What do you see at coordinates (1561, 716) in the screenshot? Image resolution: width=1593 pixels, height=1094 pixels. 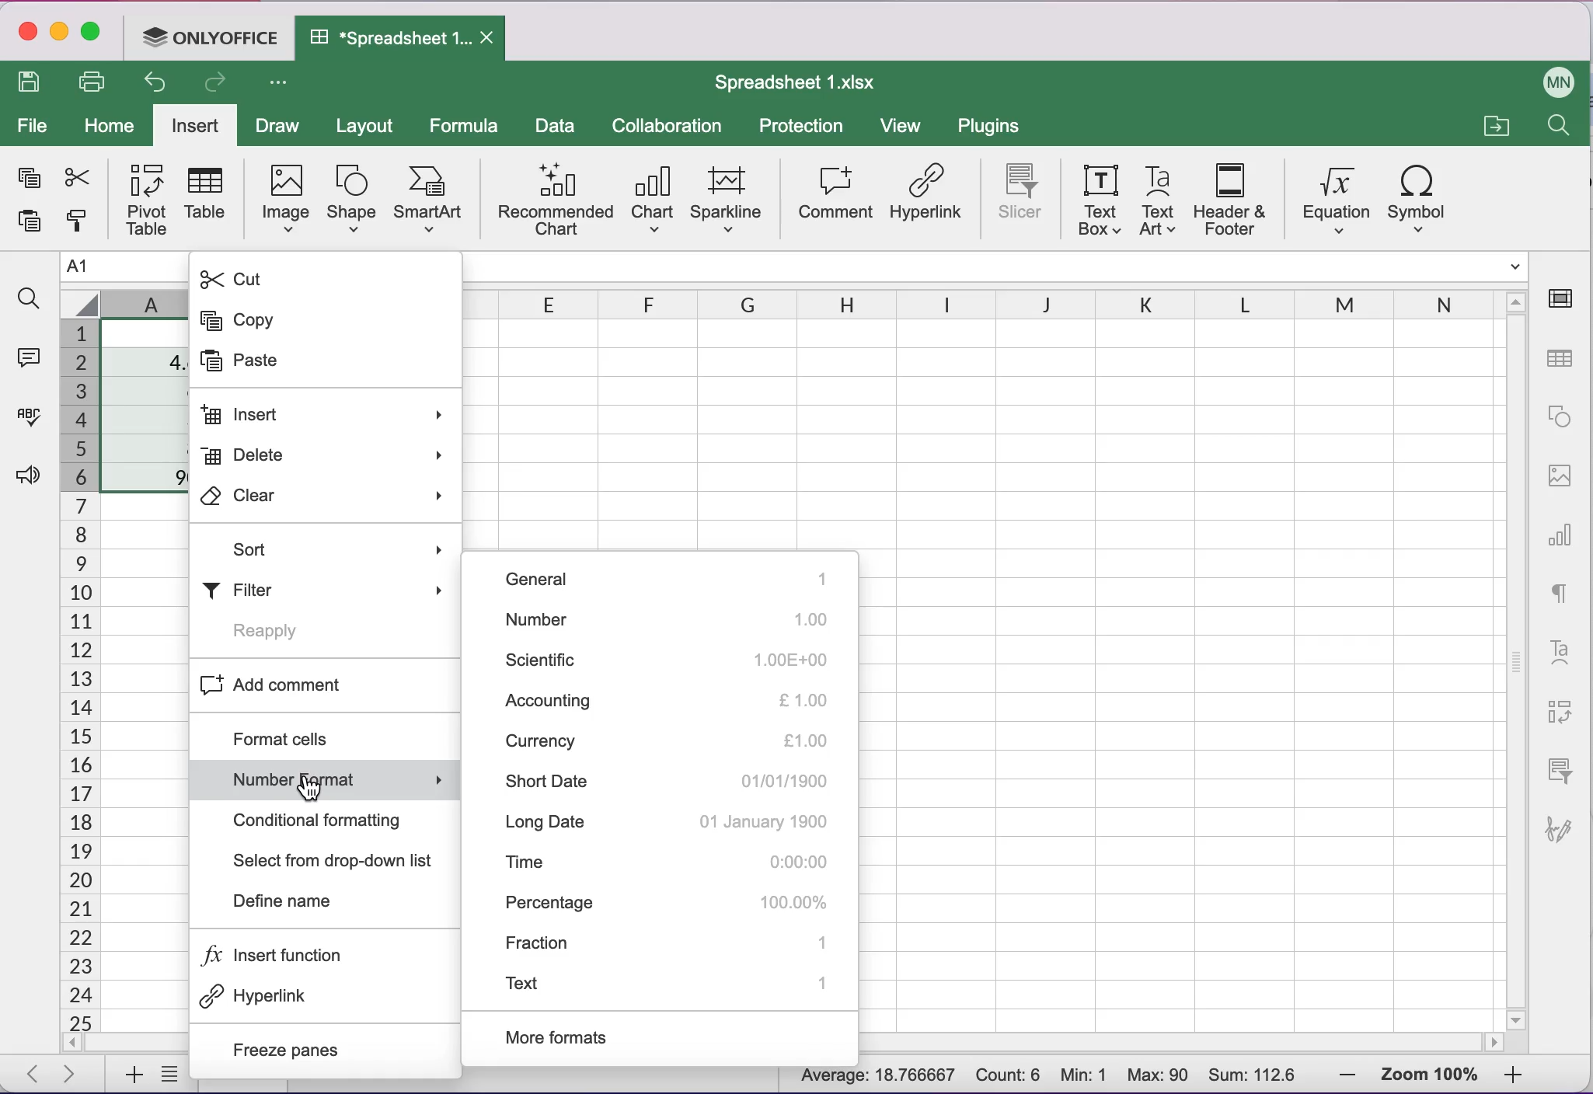 I see `pivot table` at bounding box center [1561, 716].